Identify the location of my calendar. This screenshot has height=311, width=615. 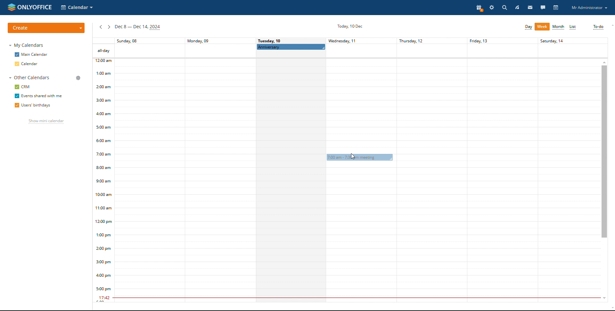
(28, 45).